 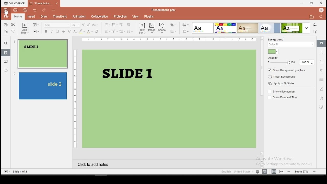 I want to click on animations, so click(x=80, y=16).